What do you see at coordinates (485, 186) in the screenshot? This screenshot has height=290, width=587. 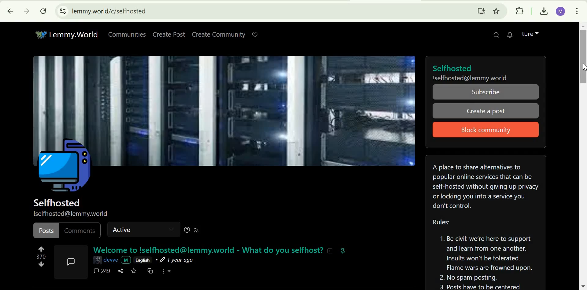 I see `About section` at bounding box center [485, 186].